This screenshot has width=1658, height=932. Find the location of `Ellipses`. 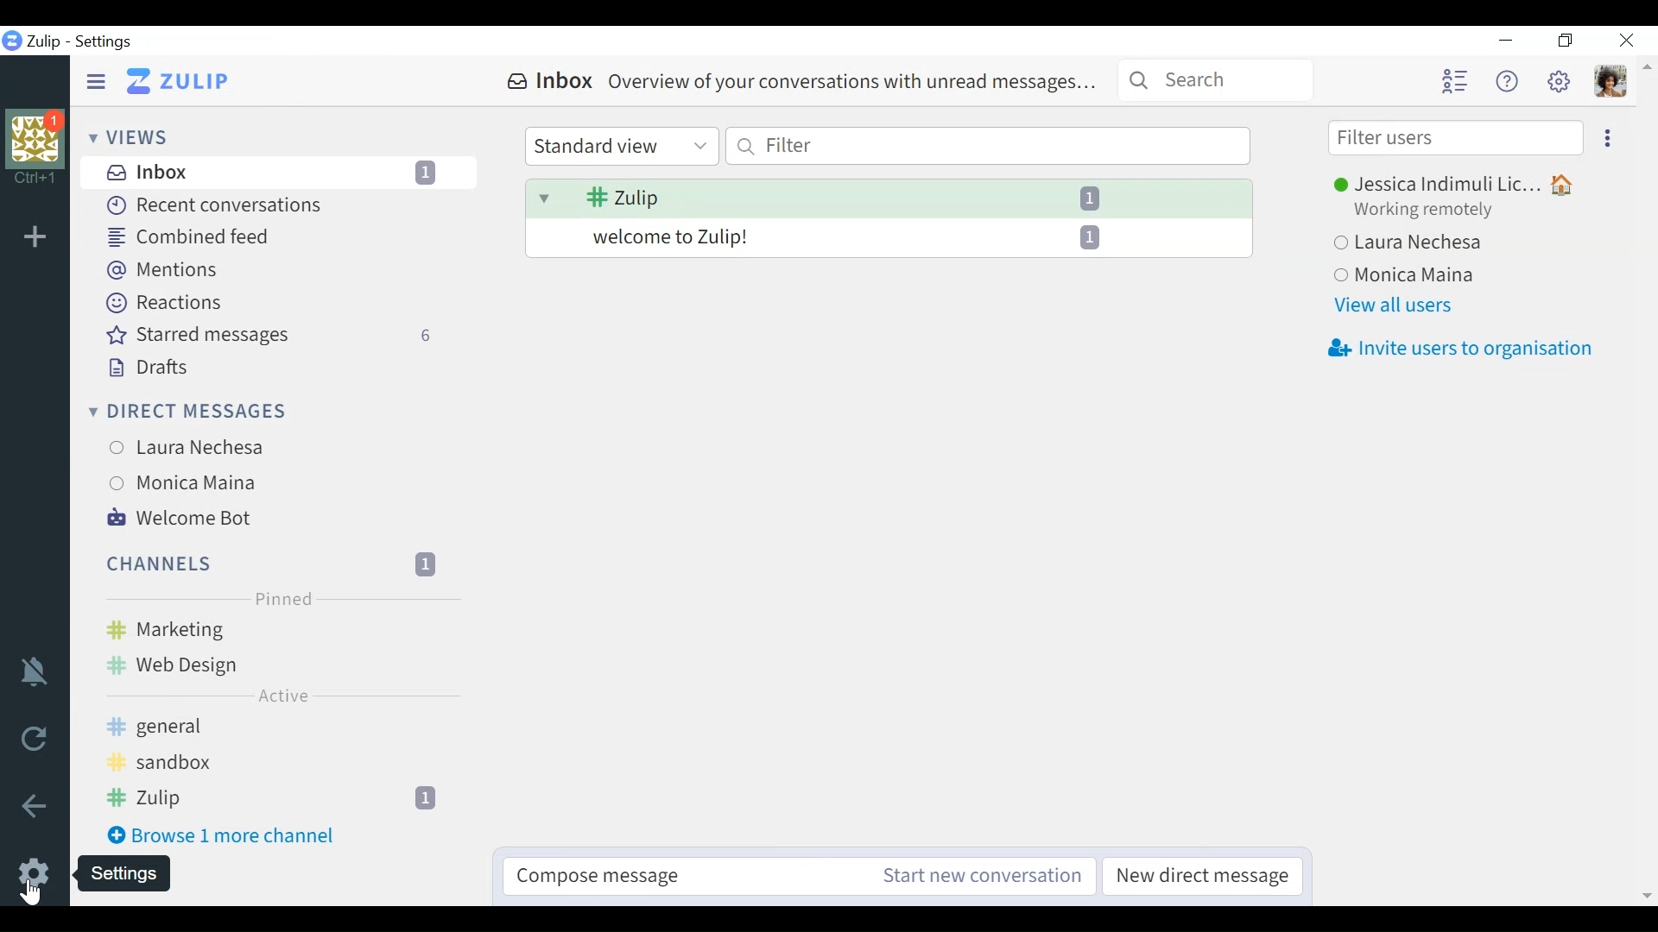

Ellipses is located at coordinates (1608, 136).